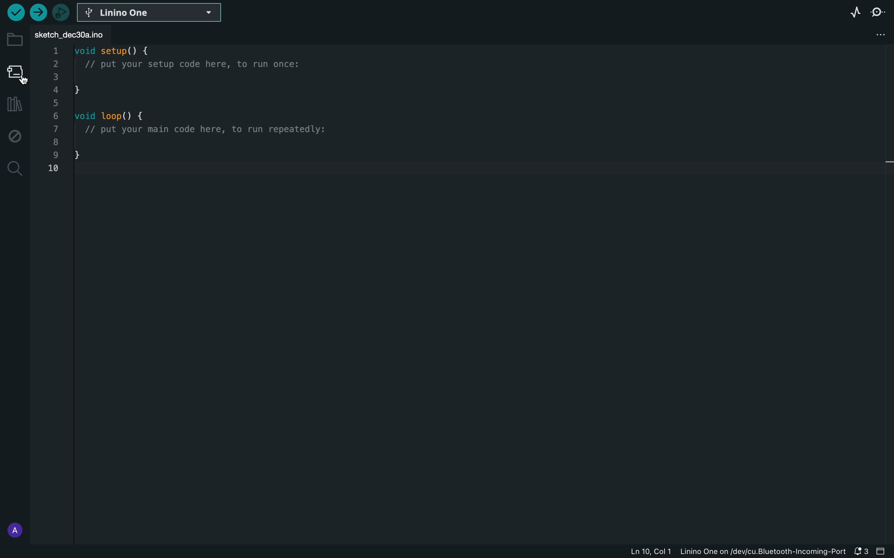  I want to click on verify, so click(15, 13).